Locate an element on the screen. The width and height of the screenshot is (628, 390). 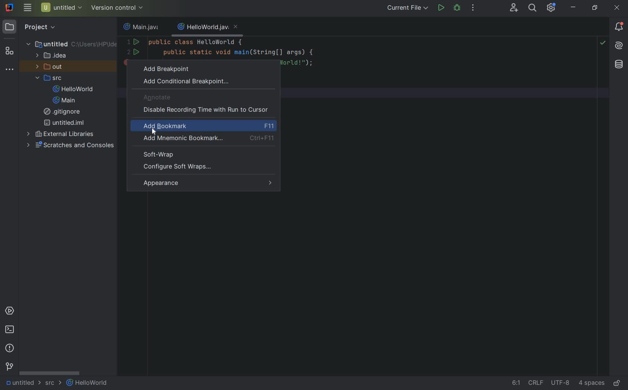
scrollbar is located at coordinates (49, 374).